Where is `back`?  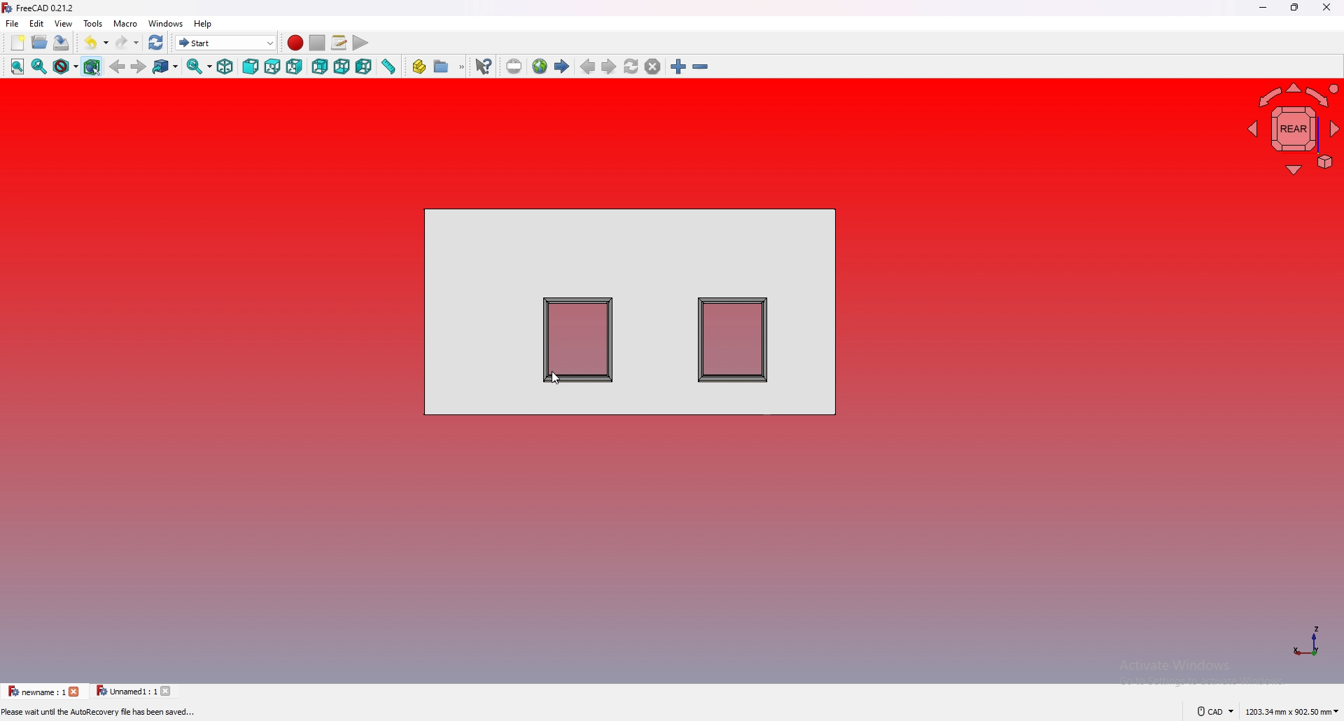
back is located at coordinates (320, 66).